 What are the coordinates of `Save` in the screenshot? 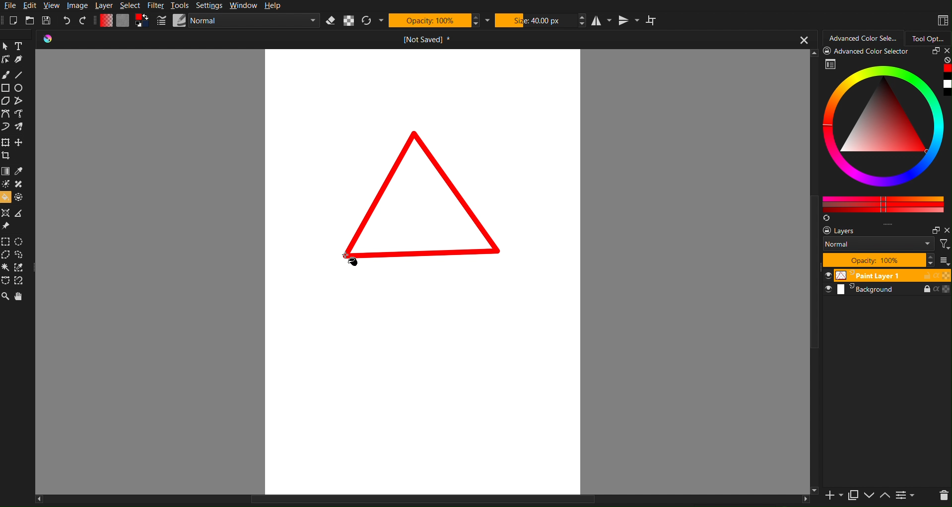 It's located at (48, 20).